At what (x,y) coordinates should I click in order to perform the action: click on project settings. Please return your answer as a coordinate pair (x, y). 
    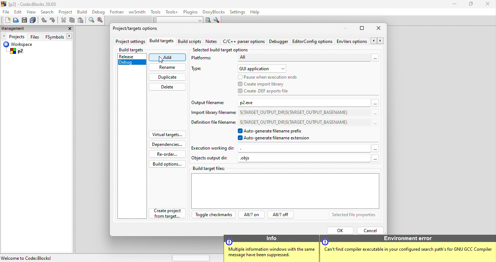
    Looking at the image, I should click on (130, 42).